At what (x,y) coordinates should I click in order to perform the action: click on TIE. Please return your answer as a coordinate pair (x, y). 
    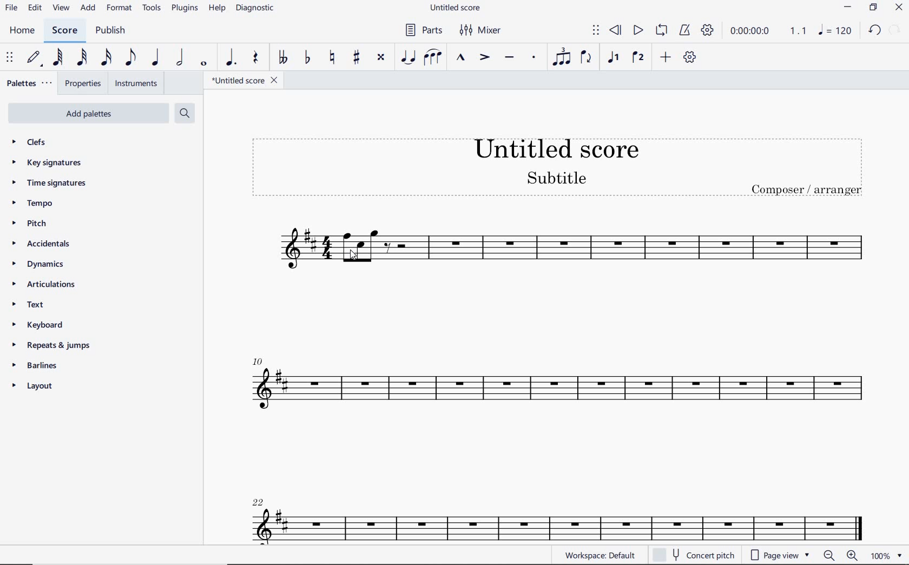
    Looking at the image, I should click on (408, 57).